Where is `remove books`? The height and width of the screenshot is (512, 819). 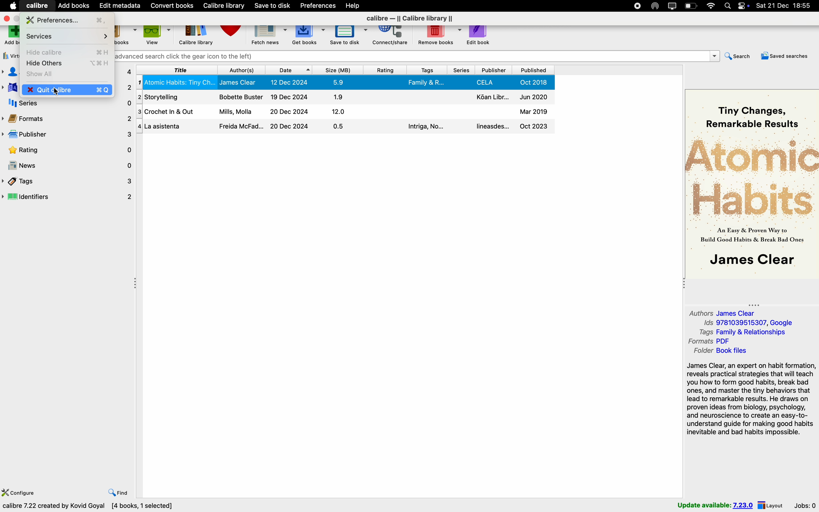 remove books is located at coordinates (437, 37).